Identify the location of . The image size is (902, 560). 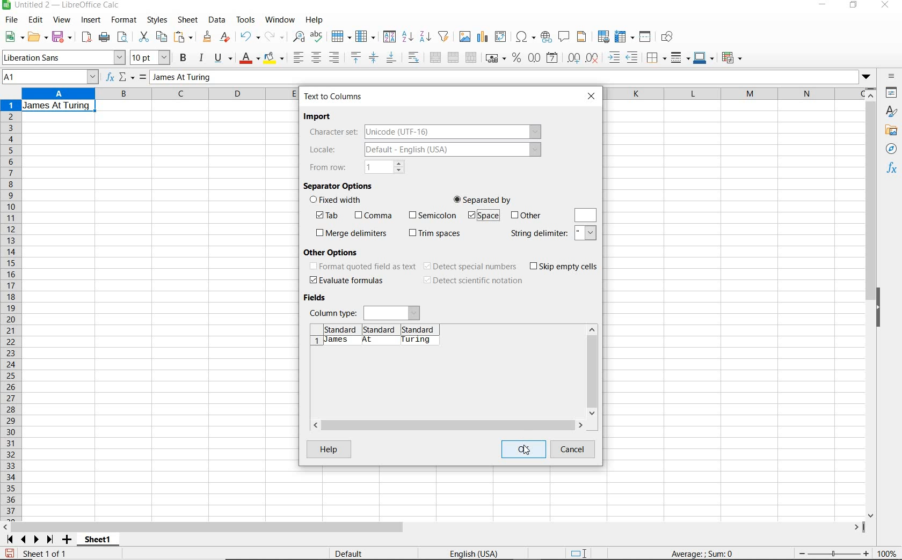
(585, 213).